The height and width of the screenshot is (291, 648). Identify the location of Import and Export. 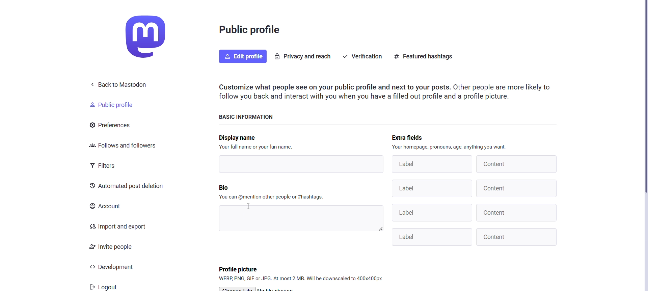
(119, 227).